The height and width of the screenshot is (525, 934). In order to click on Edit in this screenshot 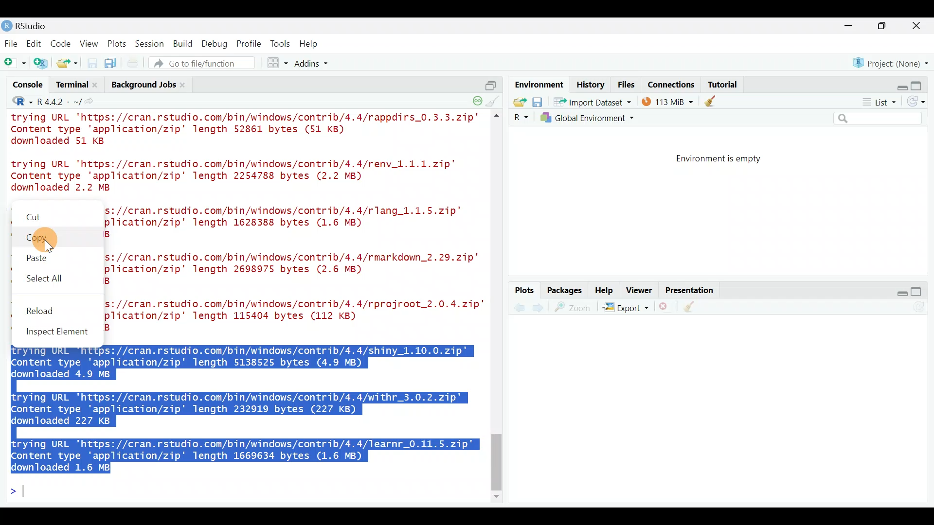, I will do `click(36, 44)`.